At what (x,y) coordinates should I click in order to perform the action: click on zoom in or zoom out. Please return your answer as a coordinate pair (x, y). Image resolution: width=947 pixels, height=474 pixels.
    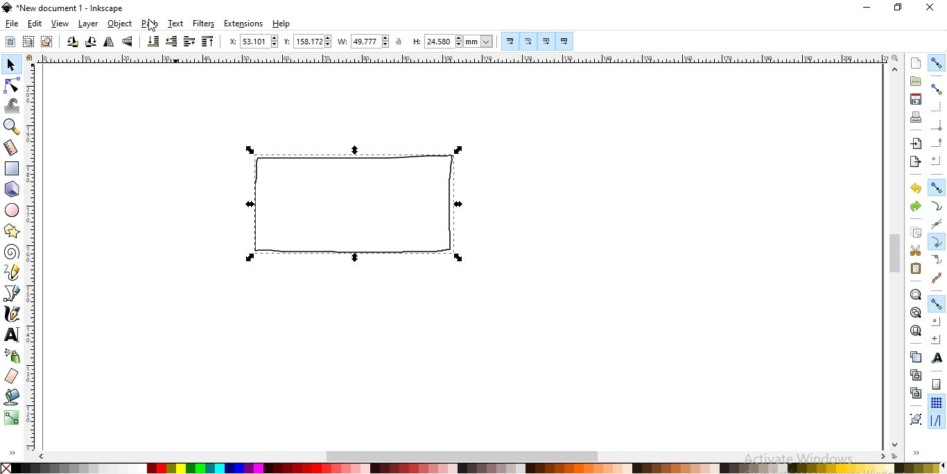
    Looking at the image, I should click on (11, 128).